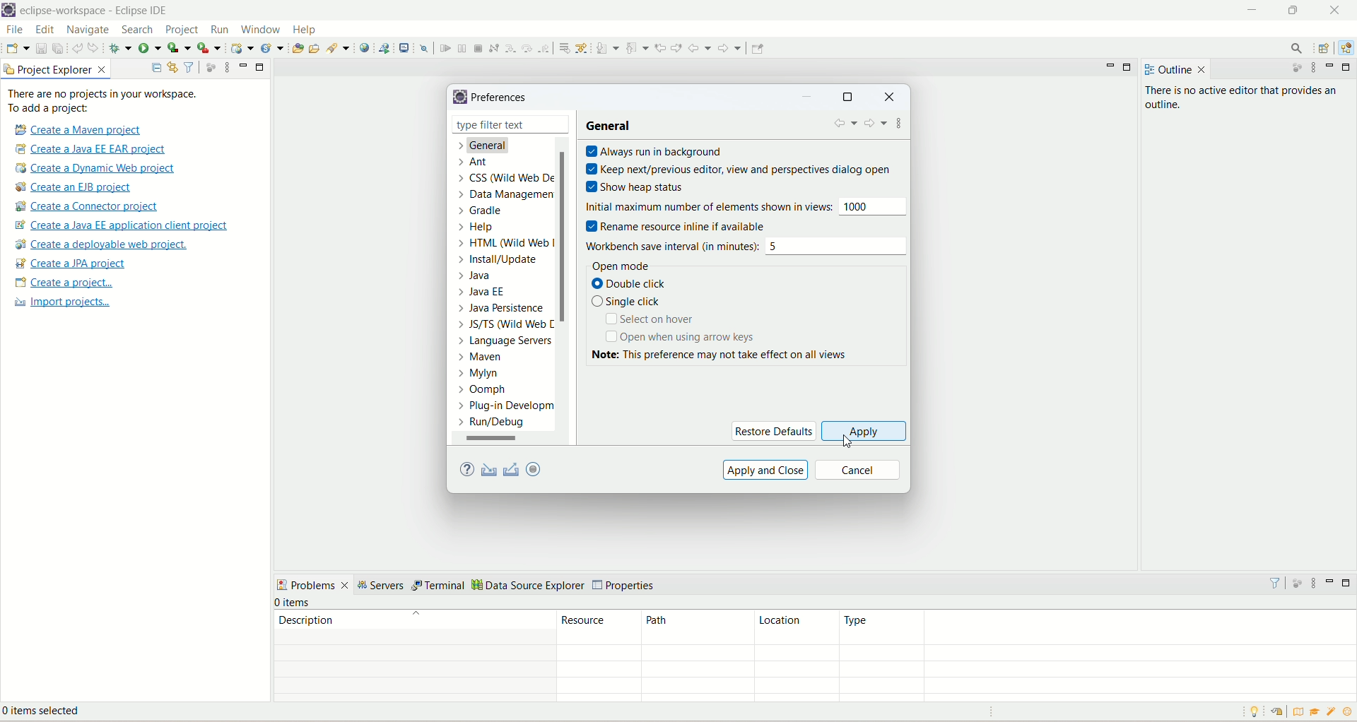 The image size is (1357, 722). What do you see at coordinates (562, 47) in the screenshot?
I see `drop to frames` at bounding box center [562, 47].